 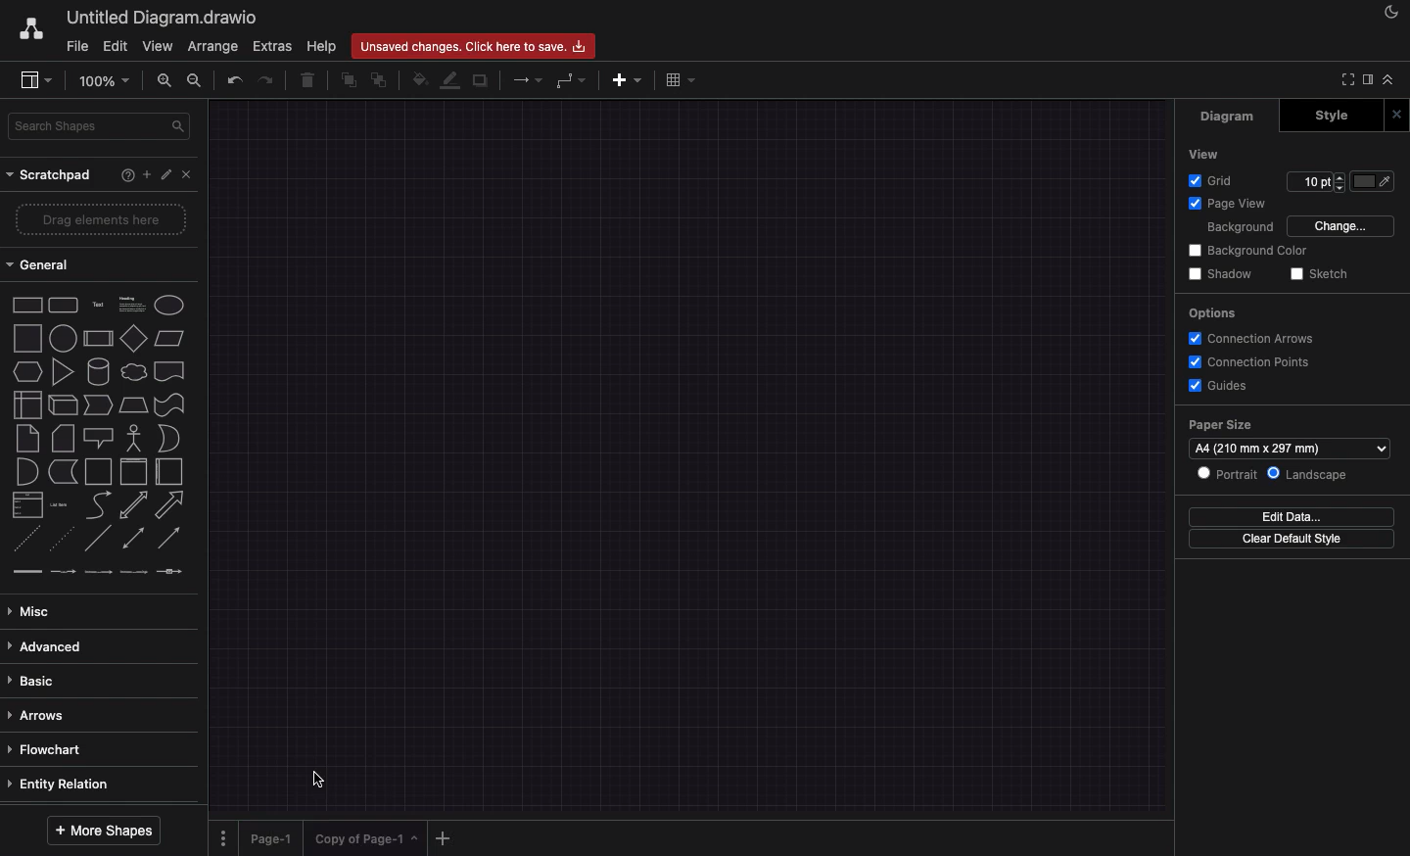 I want to click on list, so click(x=26, y=505).